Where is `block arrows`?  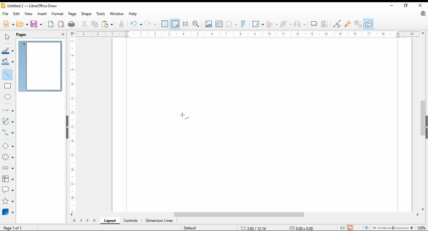
block arrows is located at coordinates (9, 168).